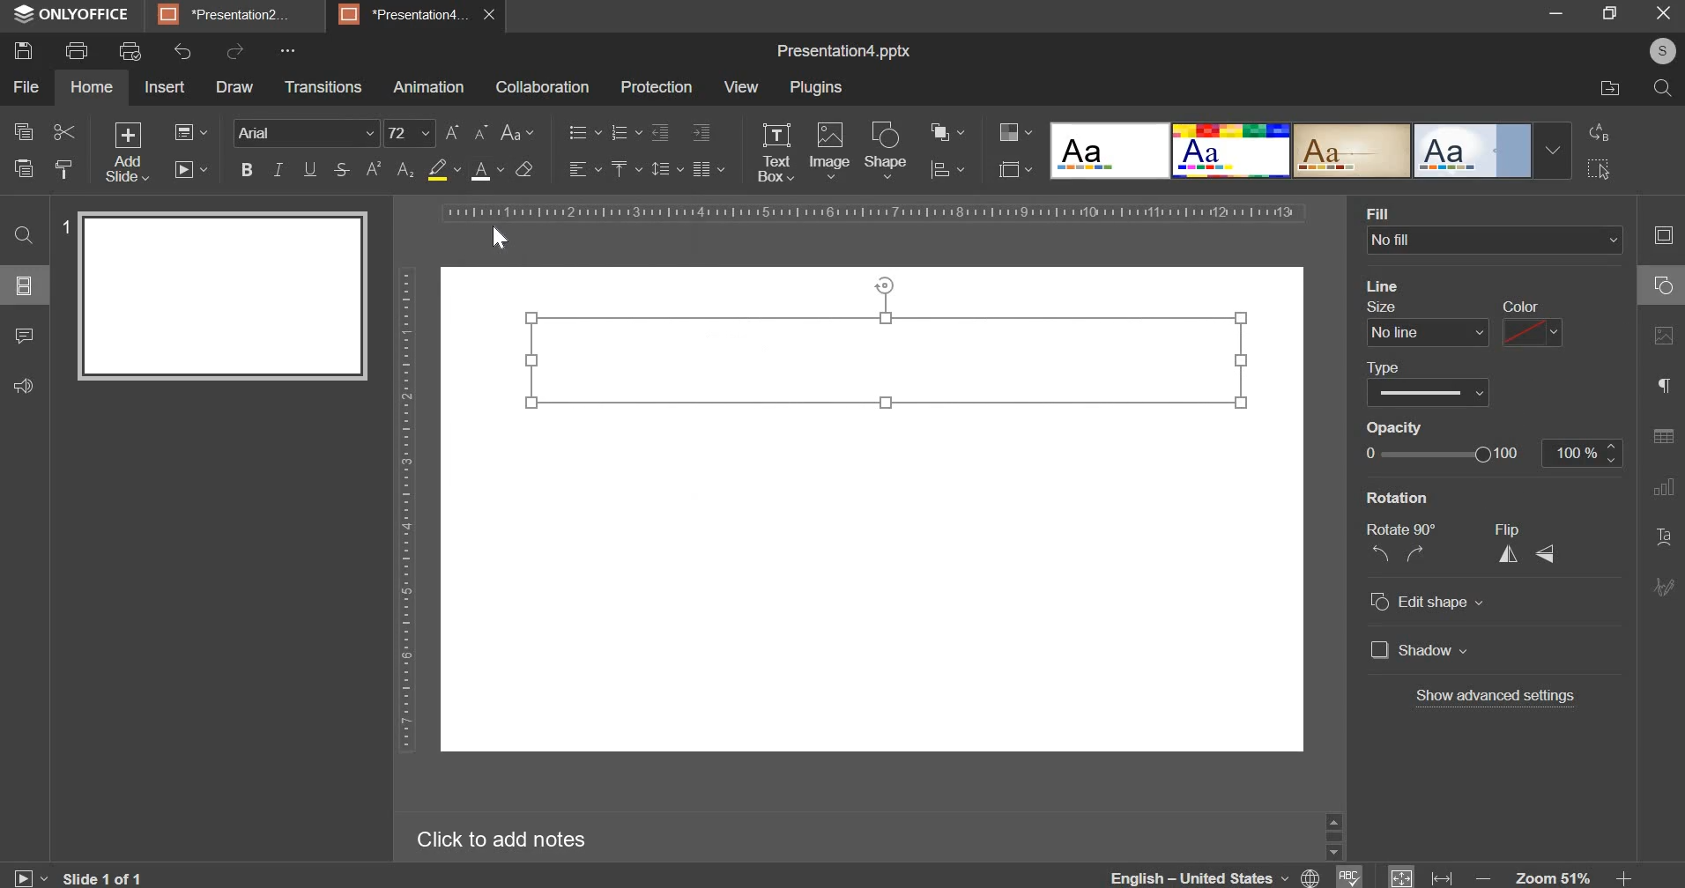 The height and width of the screenshot is (888, 1685). What do you see at coordinates (390, 169) in the screenshot?
I see `subscript & superscript` at bounding box center [390, 169].